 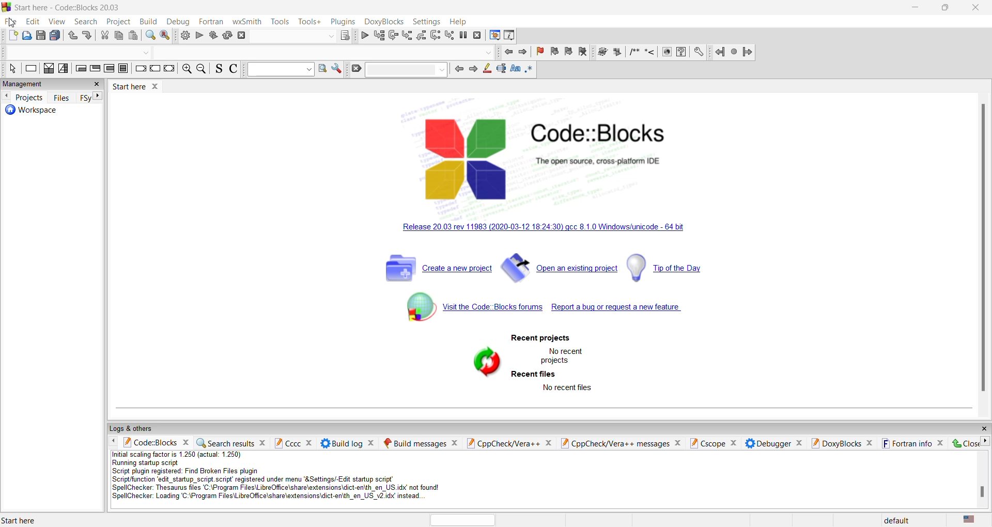 I want to click on open an existing project, so click(x=559, y=267).